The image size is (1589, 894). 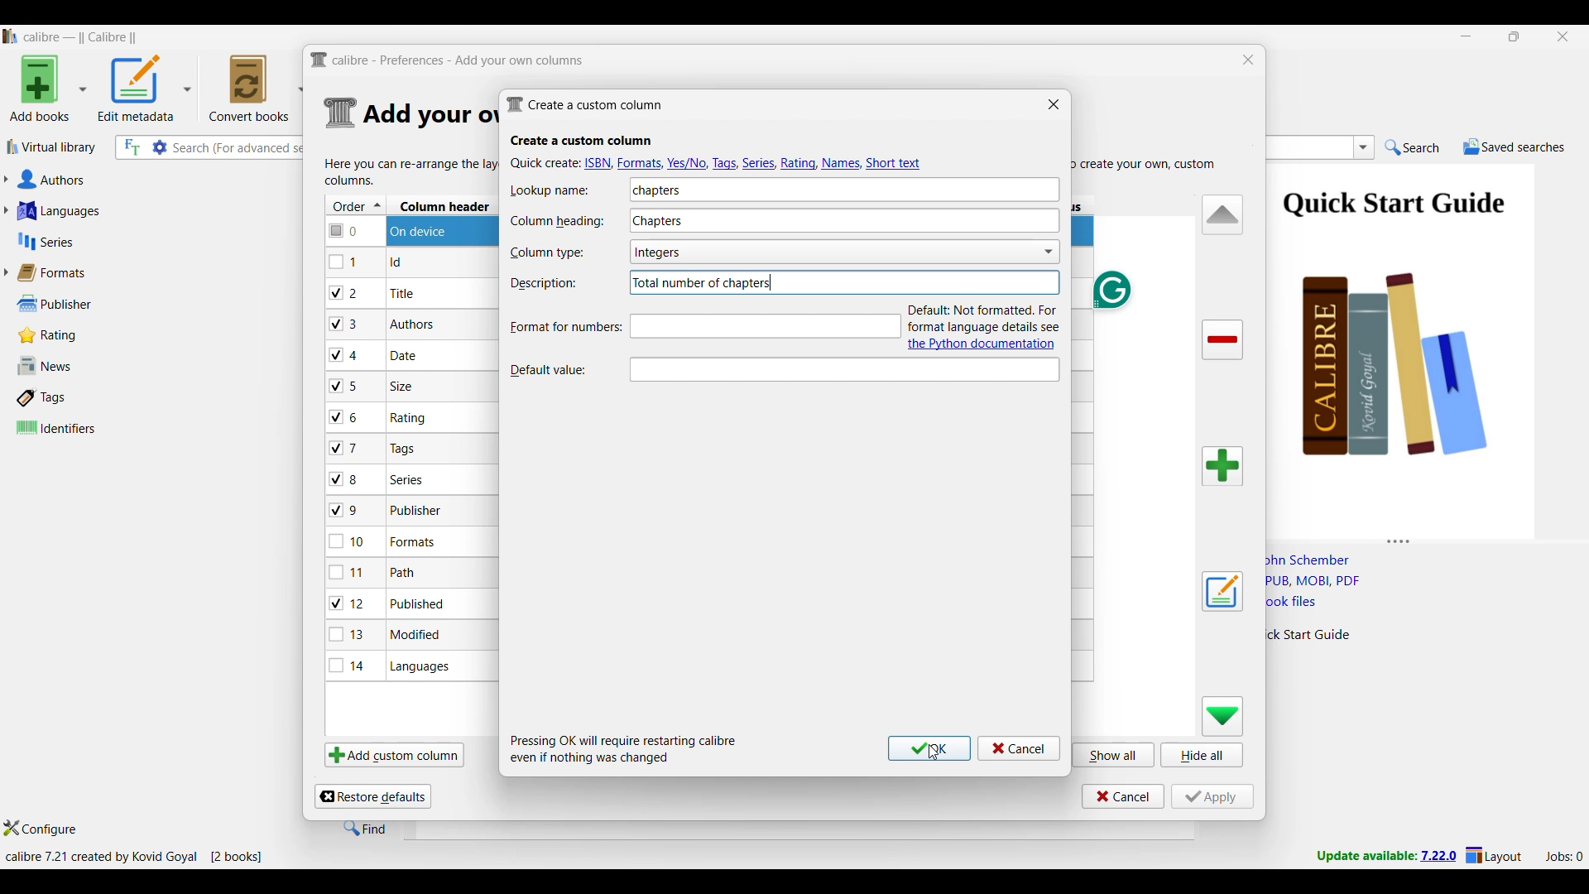 I want to click on Change height of columns attached to this panel, so click(x=1427, y=538).